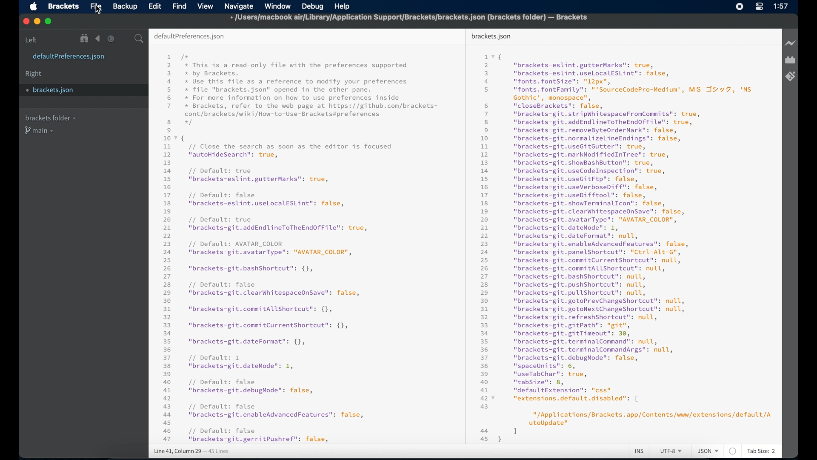  I want to click on navigate backward, so click(98, 39).